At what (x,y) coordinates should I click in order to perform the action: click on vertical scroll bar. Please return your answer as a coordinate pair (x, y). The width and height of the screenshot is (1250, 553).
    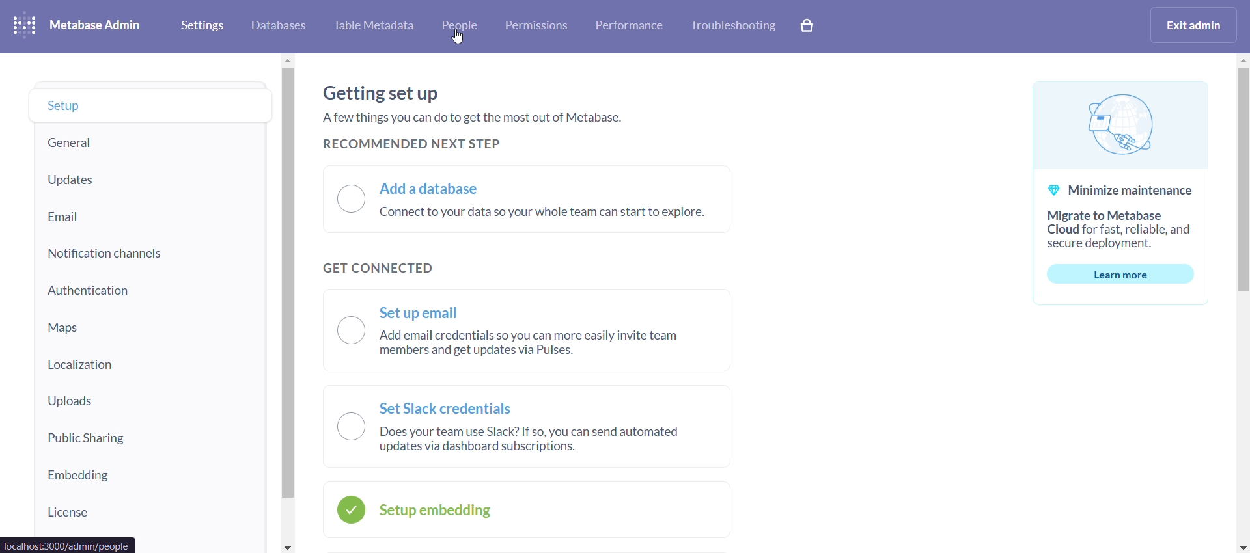
    Looking at the image, I should click on (1242, 302).